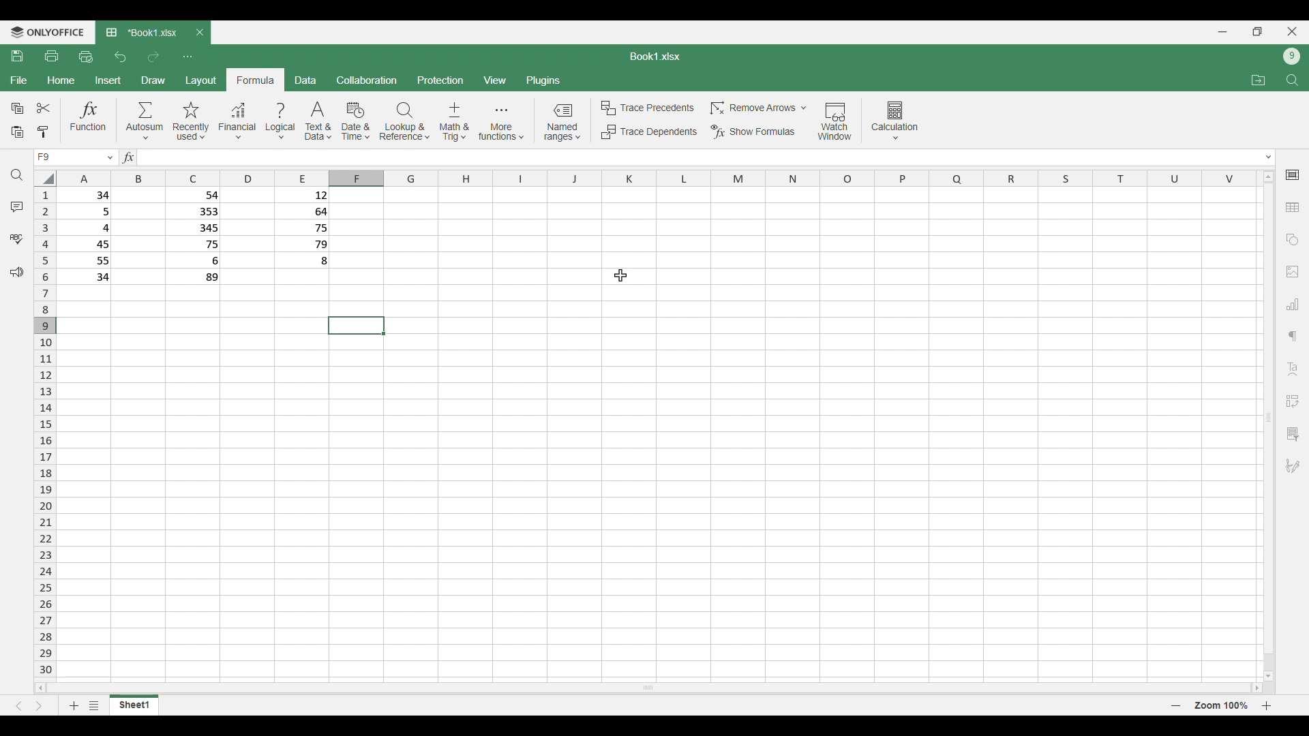 The height and width of the screenshot is (736, 1309). I want to click on Funtion, so click(89, 119).